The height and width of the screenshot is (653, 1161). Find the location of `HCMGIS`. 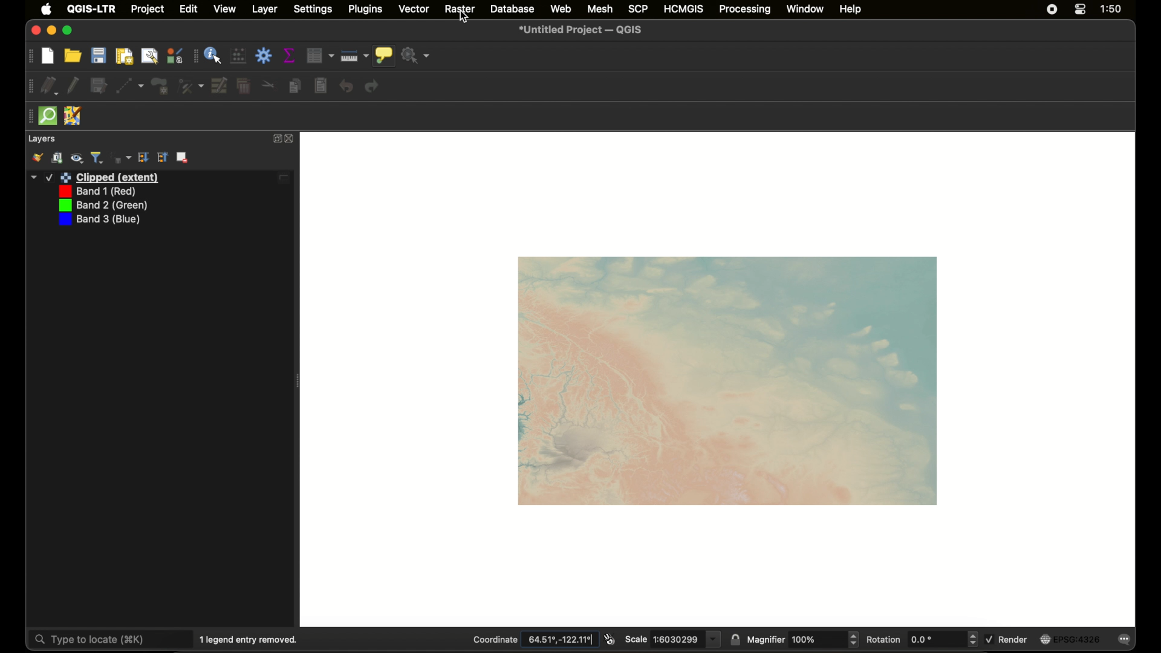

HCMGIS is located at coordinates (683, 8).